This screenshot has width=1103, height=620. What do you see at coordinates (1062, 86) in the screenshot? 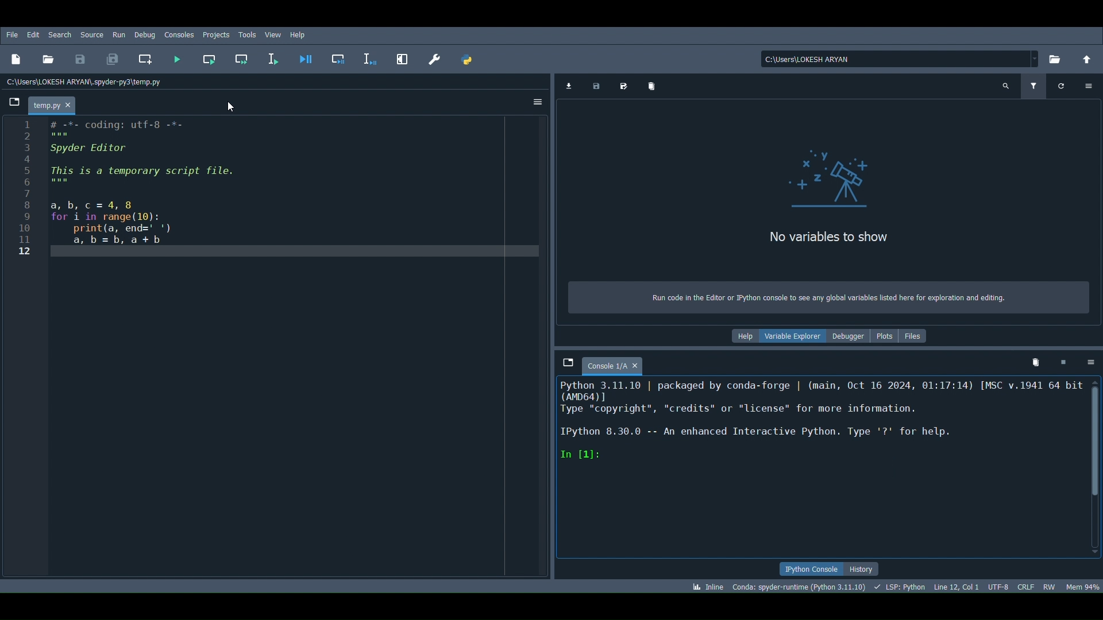
I see `Refresh variables (Ctrl + R)` at bounding box center [1062, 86].